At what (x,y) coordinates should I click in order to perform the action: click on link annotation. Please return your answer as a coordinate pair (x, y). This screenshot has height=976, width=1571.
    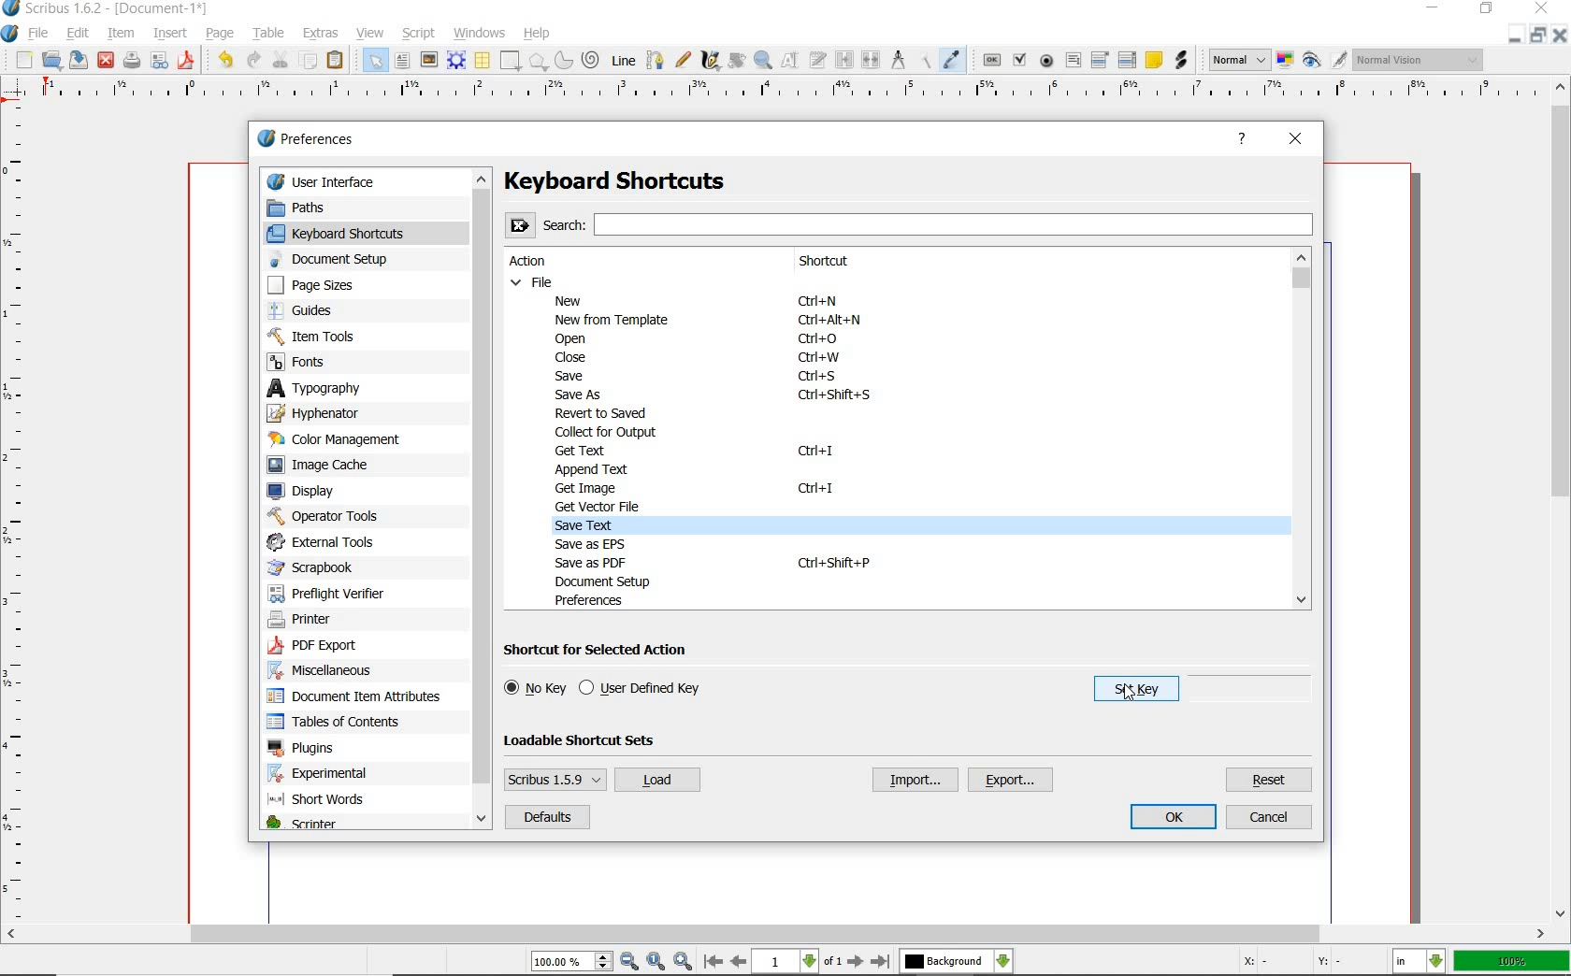
    Looking at the image, I should click on (1181, 59).